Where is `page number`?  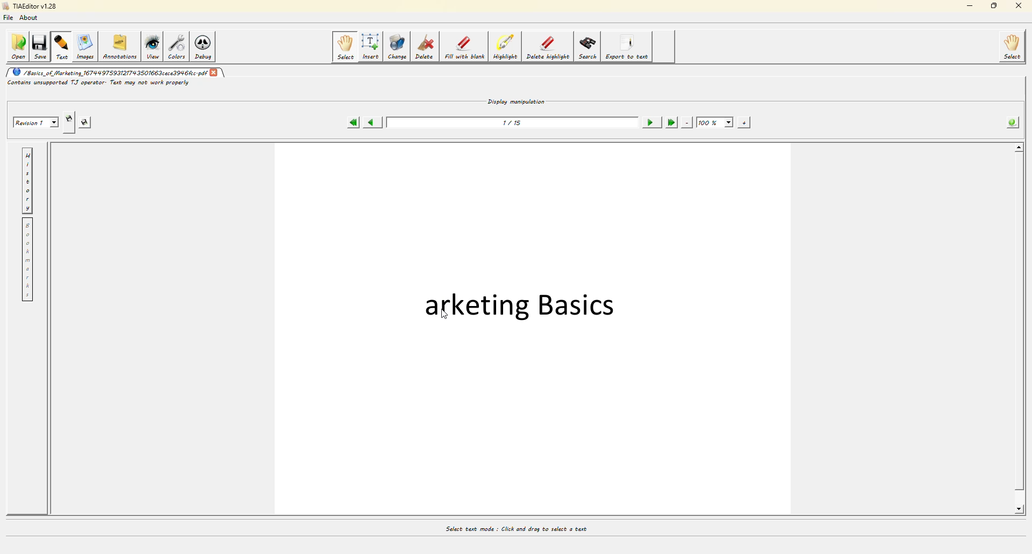 page number is located at coordinates (513, 122).